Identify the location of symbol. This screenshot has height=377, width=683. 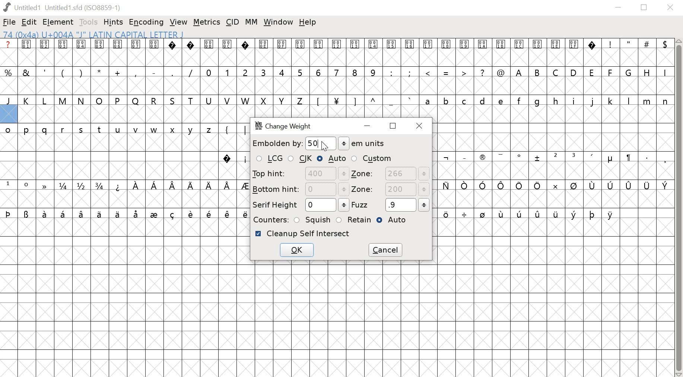
(43, 185).